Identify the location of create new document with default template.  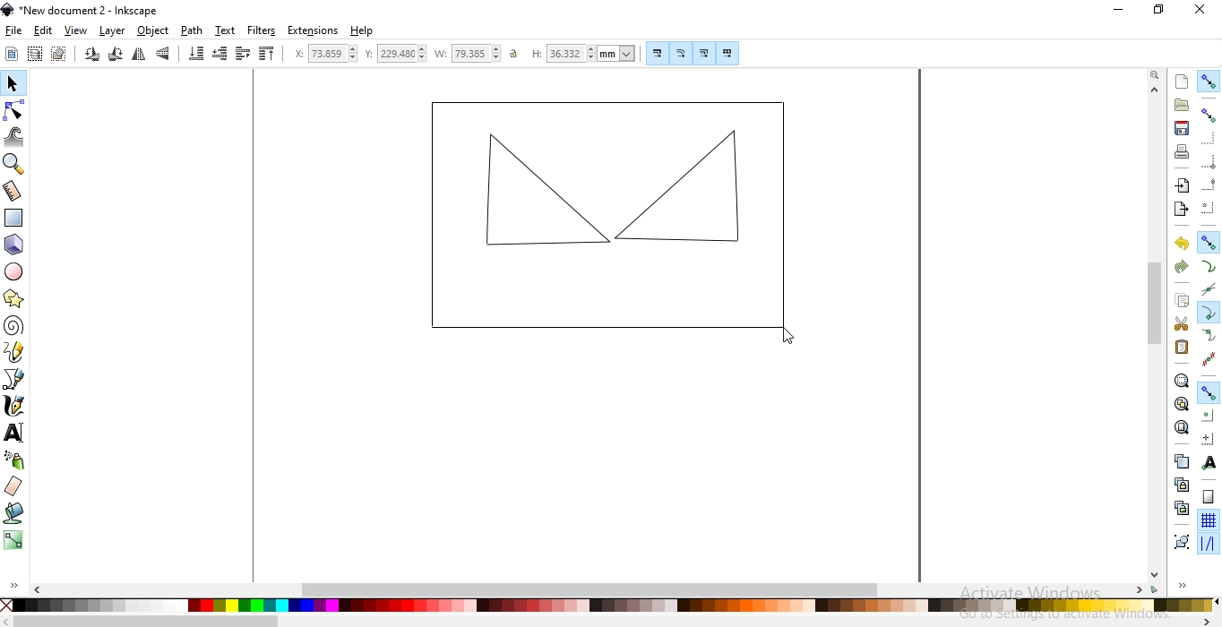
(1183, 82).